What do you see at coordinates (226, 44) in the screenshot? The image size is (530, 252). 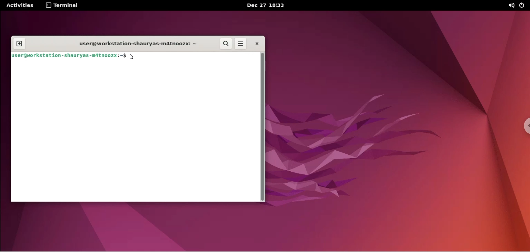 I see `search` at bounding box center [226, 44].